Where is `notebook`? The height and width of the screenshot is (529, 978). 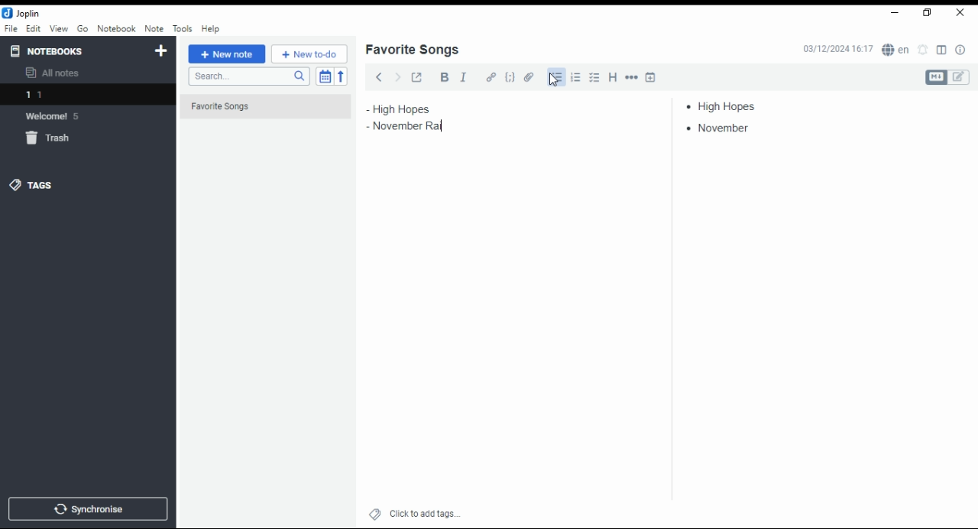
notebook is located at coordinates (116, 28).